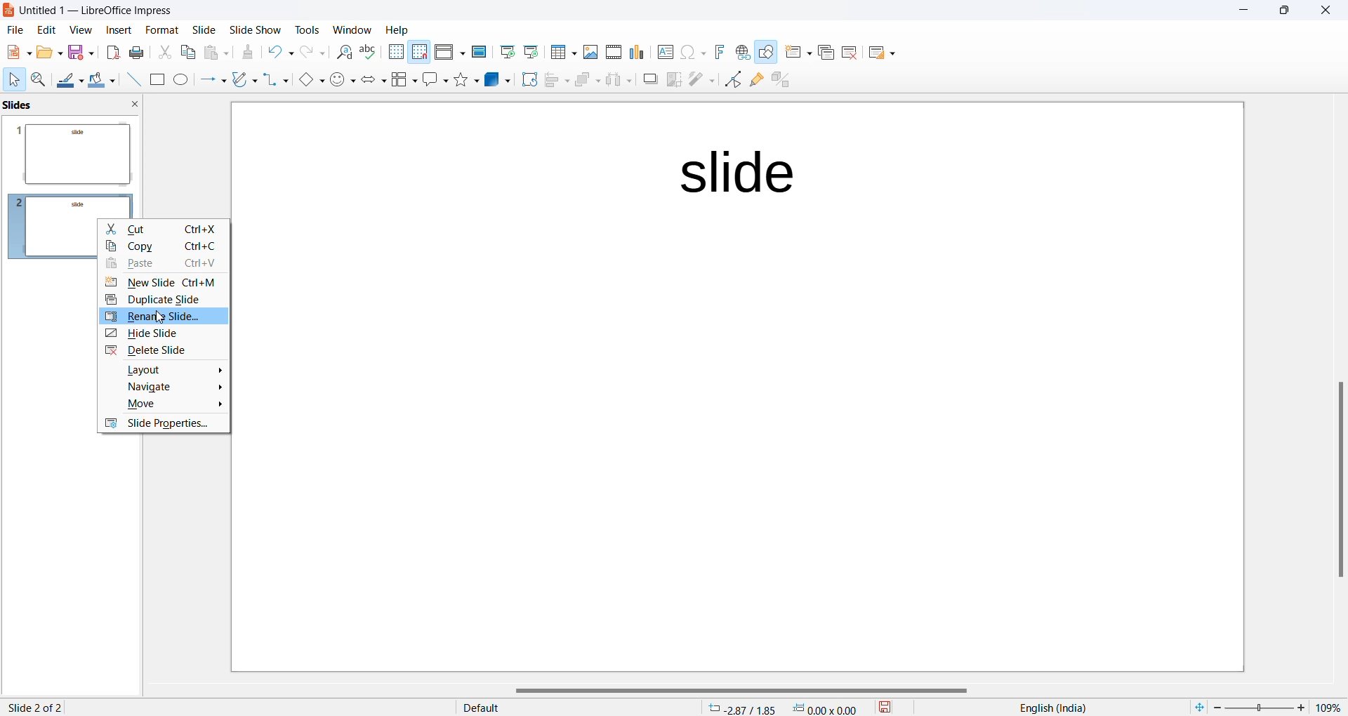 The width and height of the screenshot is (1348, 716). What do you see at coordinates (852, 52) in the screenshot?
I see `Delete slide` at bounding box center [852, 52].